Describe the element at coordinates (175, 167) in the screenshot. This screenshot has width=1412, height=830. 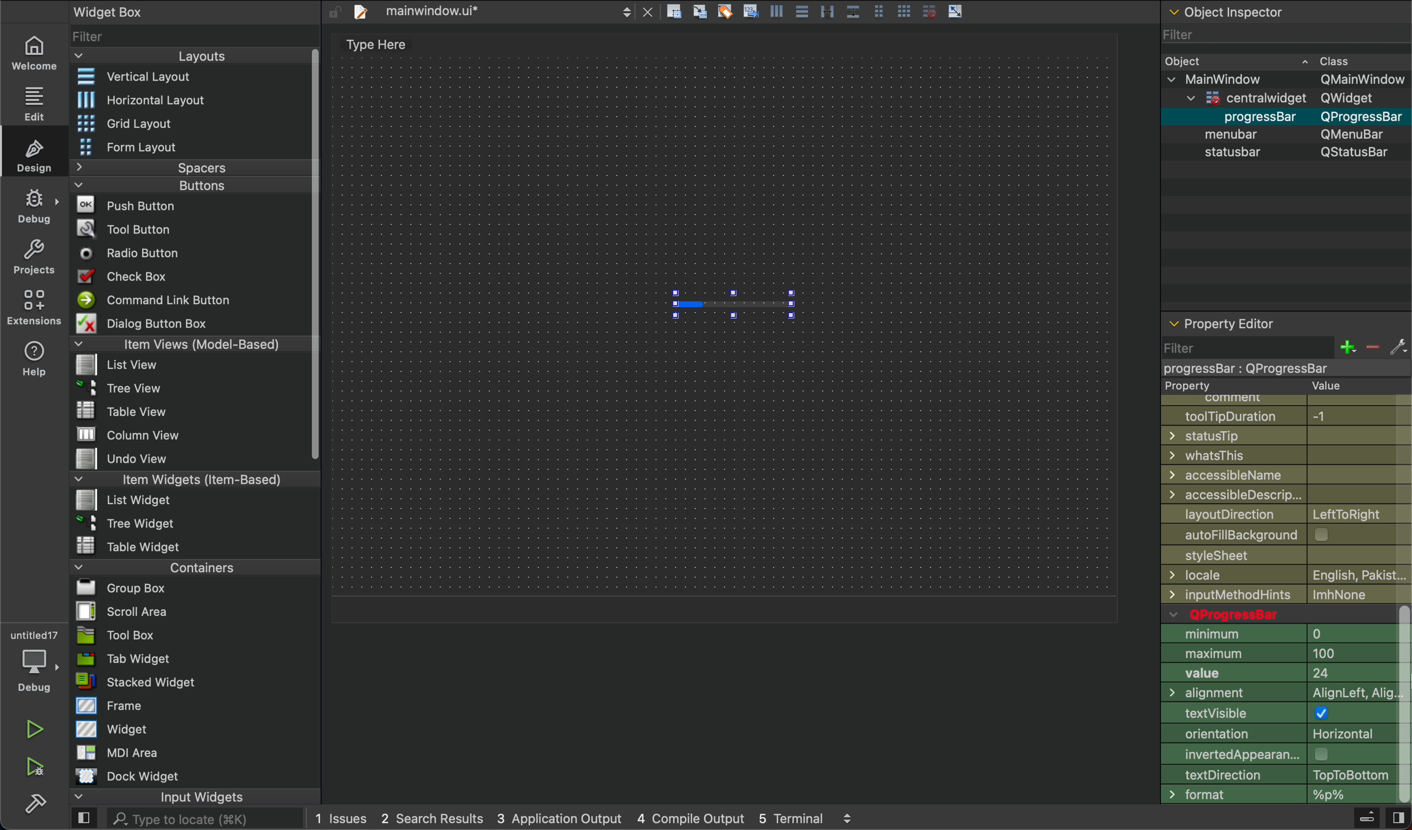
I see `Spacer` at that location.